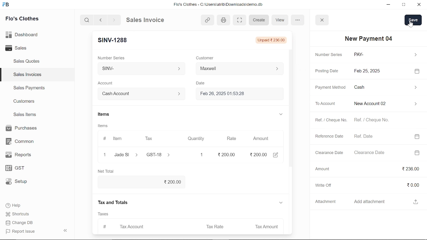 Image resolution: width=427 pixels, height=240 pixels. I want to click on 200.00, so click(141, 181).